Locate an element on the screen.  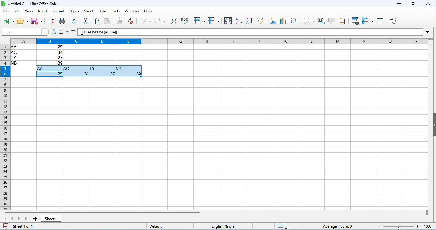
view is located at coordinates (29, 11).